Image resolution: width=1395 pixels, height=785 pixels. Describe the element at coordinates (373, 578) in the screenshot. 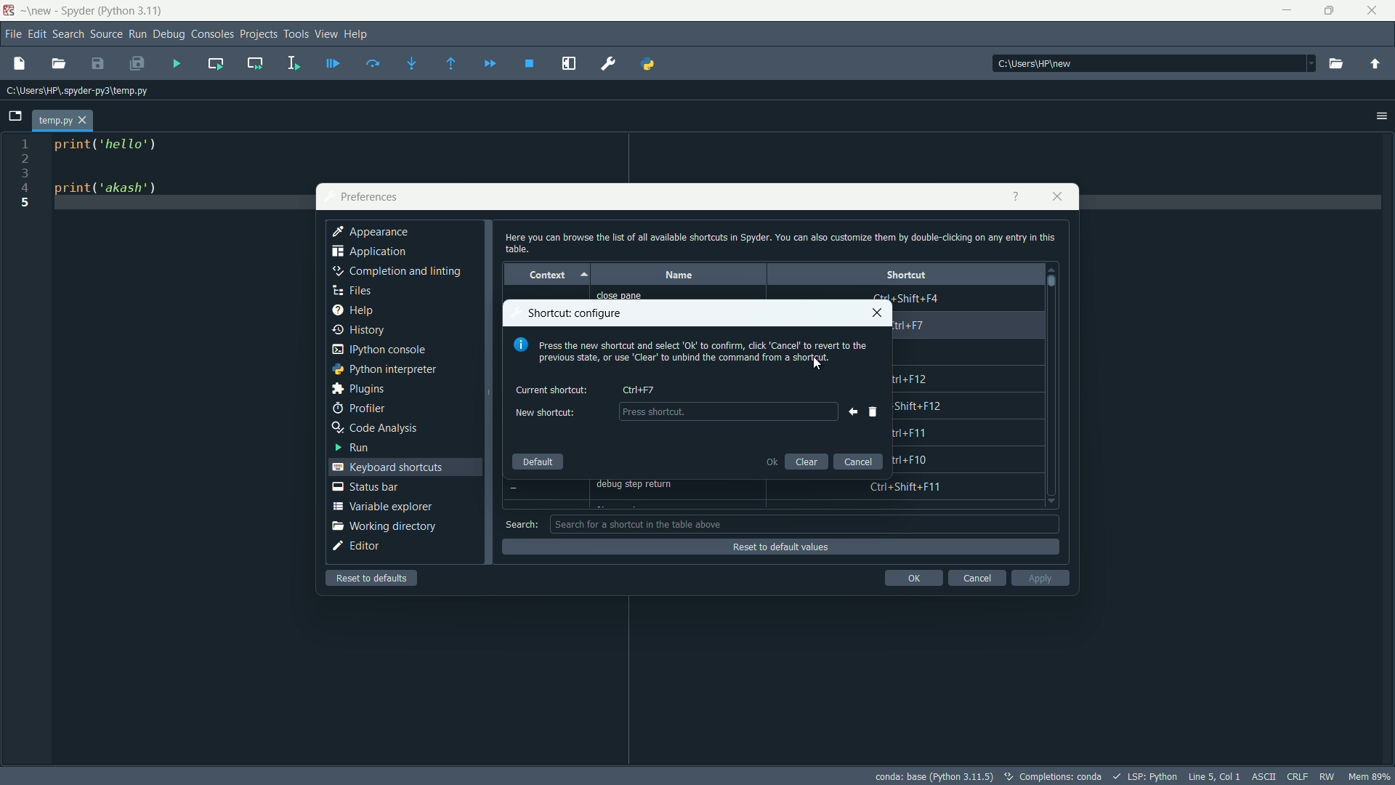

I see `reset to default` at that location.